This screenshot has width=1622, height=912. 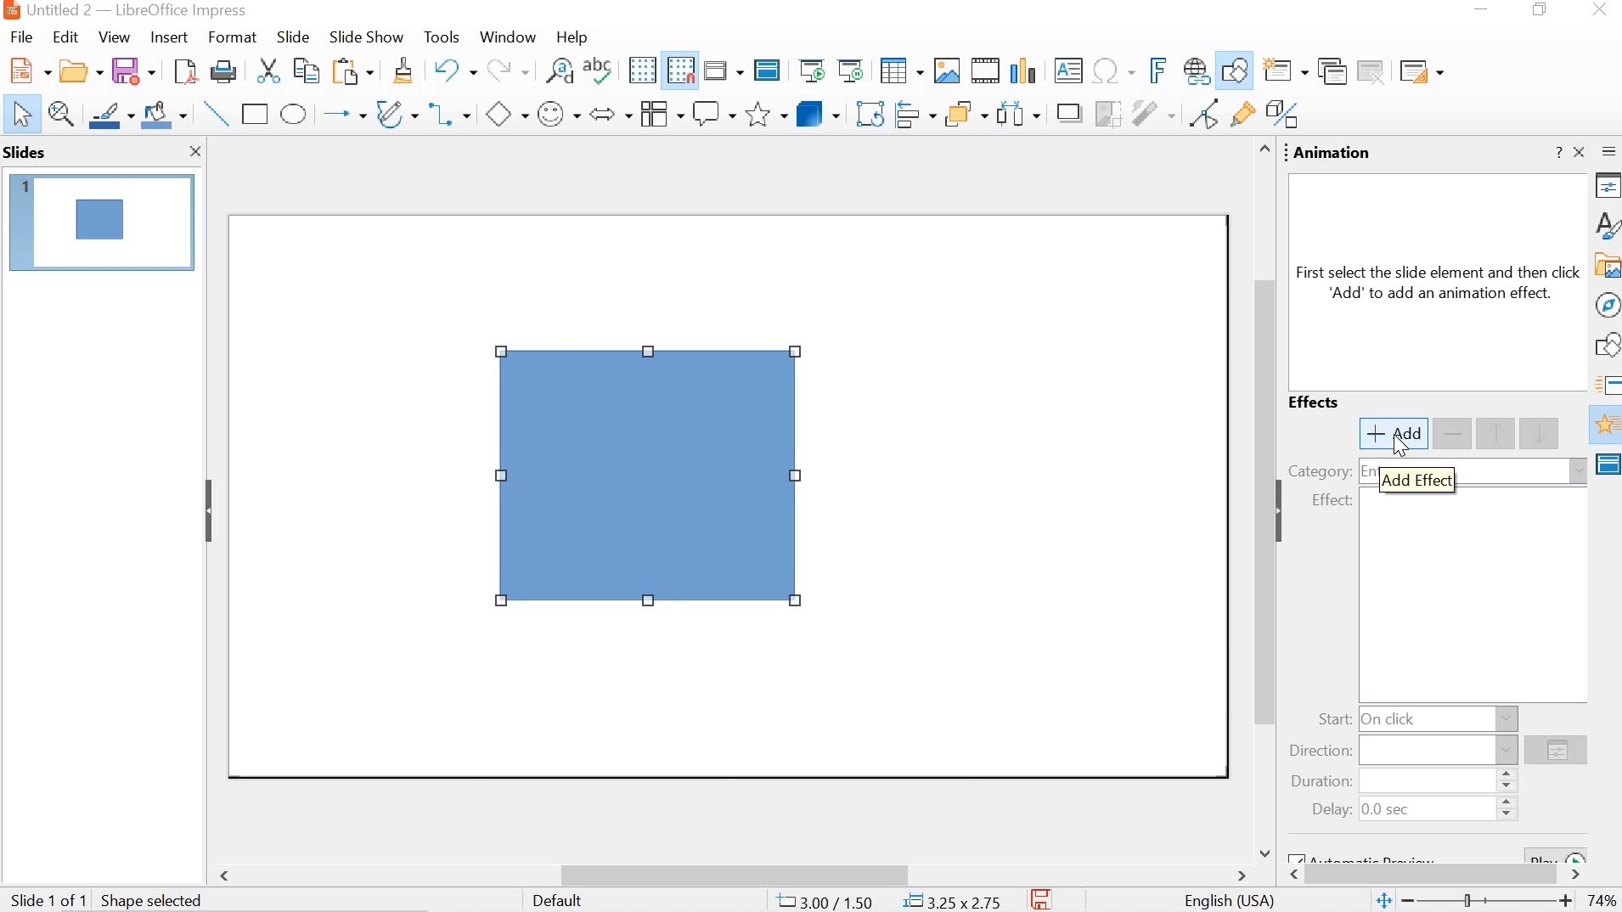 What do you see at coordinates (365, 37) in the screenshot?
I see `slideshow` at bounding box center [365, 37].